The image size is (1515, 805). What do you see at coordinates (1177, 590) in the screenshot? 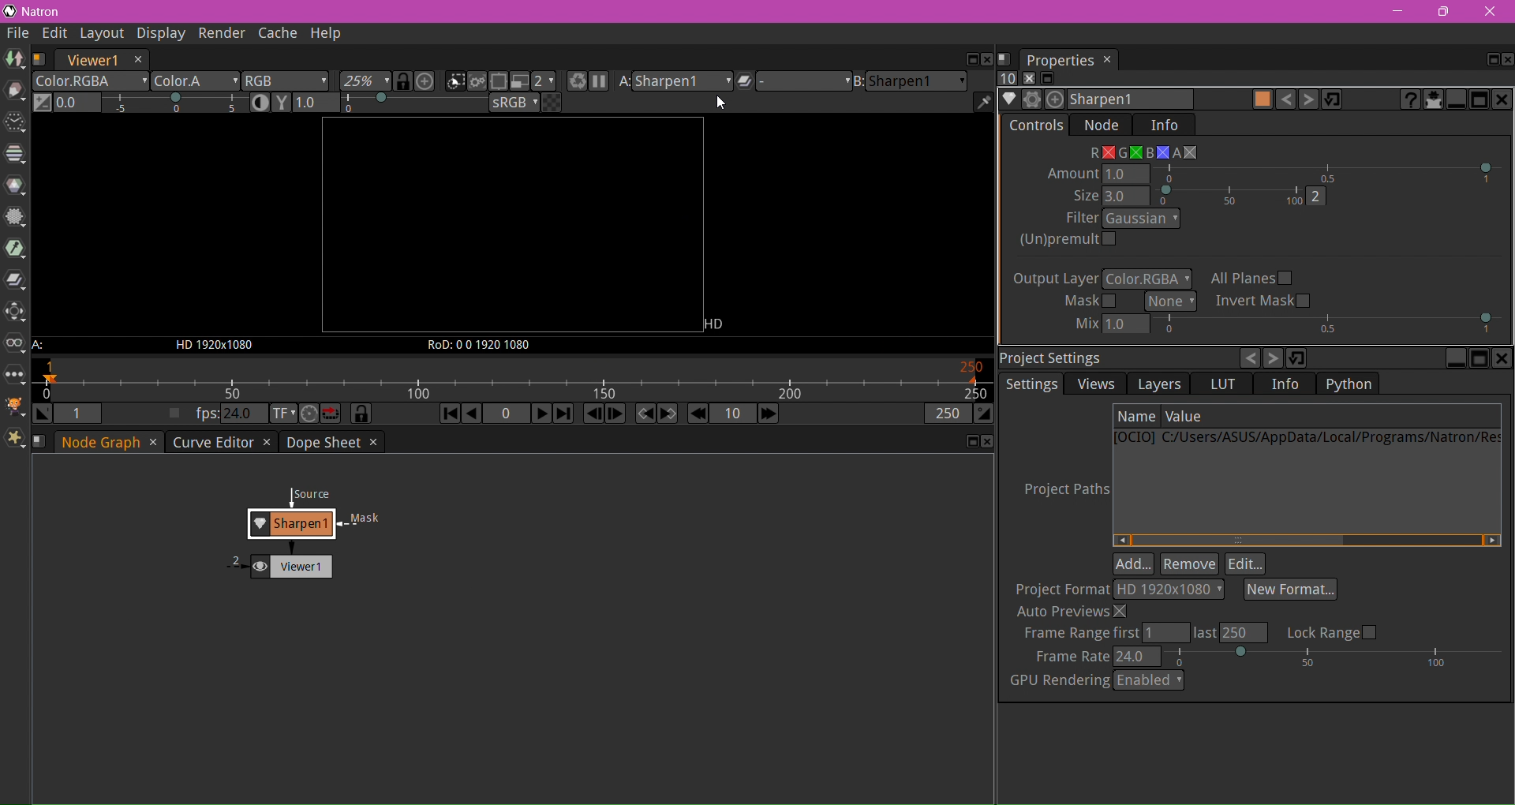
I see `Project Format HD 1920x1080 * New Format` at bounding box center [1177, 590].